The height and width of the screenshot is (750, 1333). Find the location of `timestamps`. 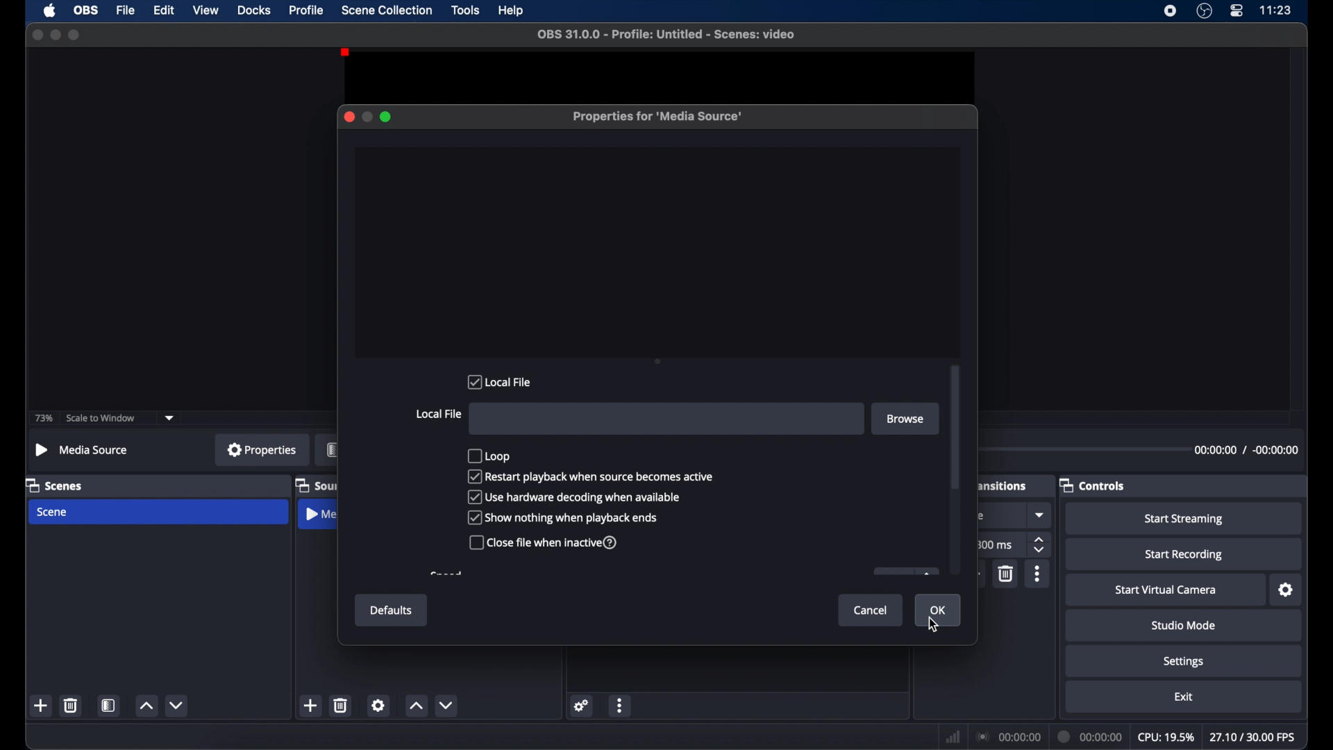

timestamps is located at coordinates (1246, 451).